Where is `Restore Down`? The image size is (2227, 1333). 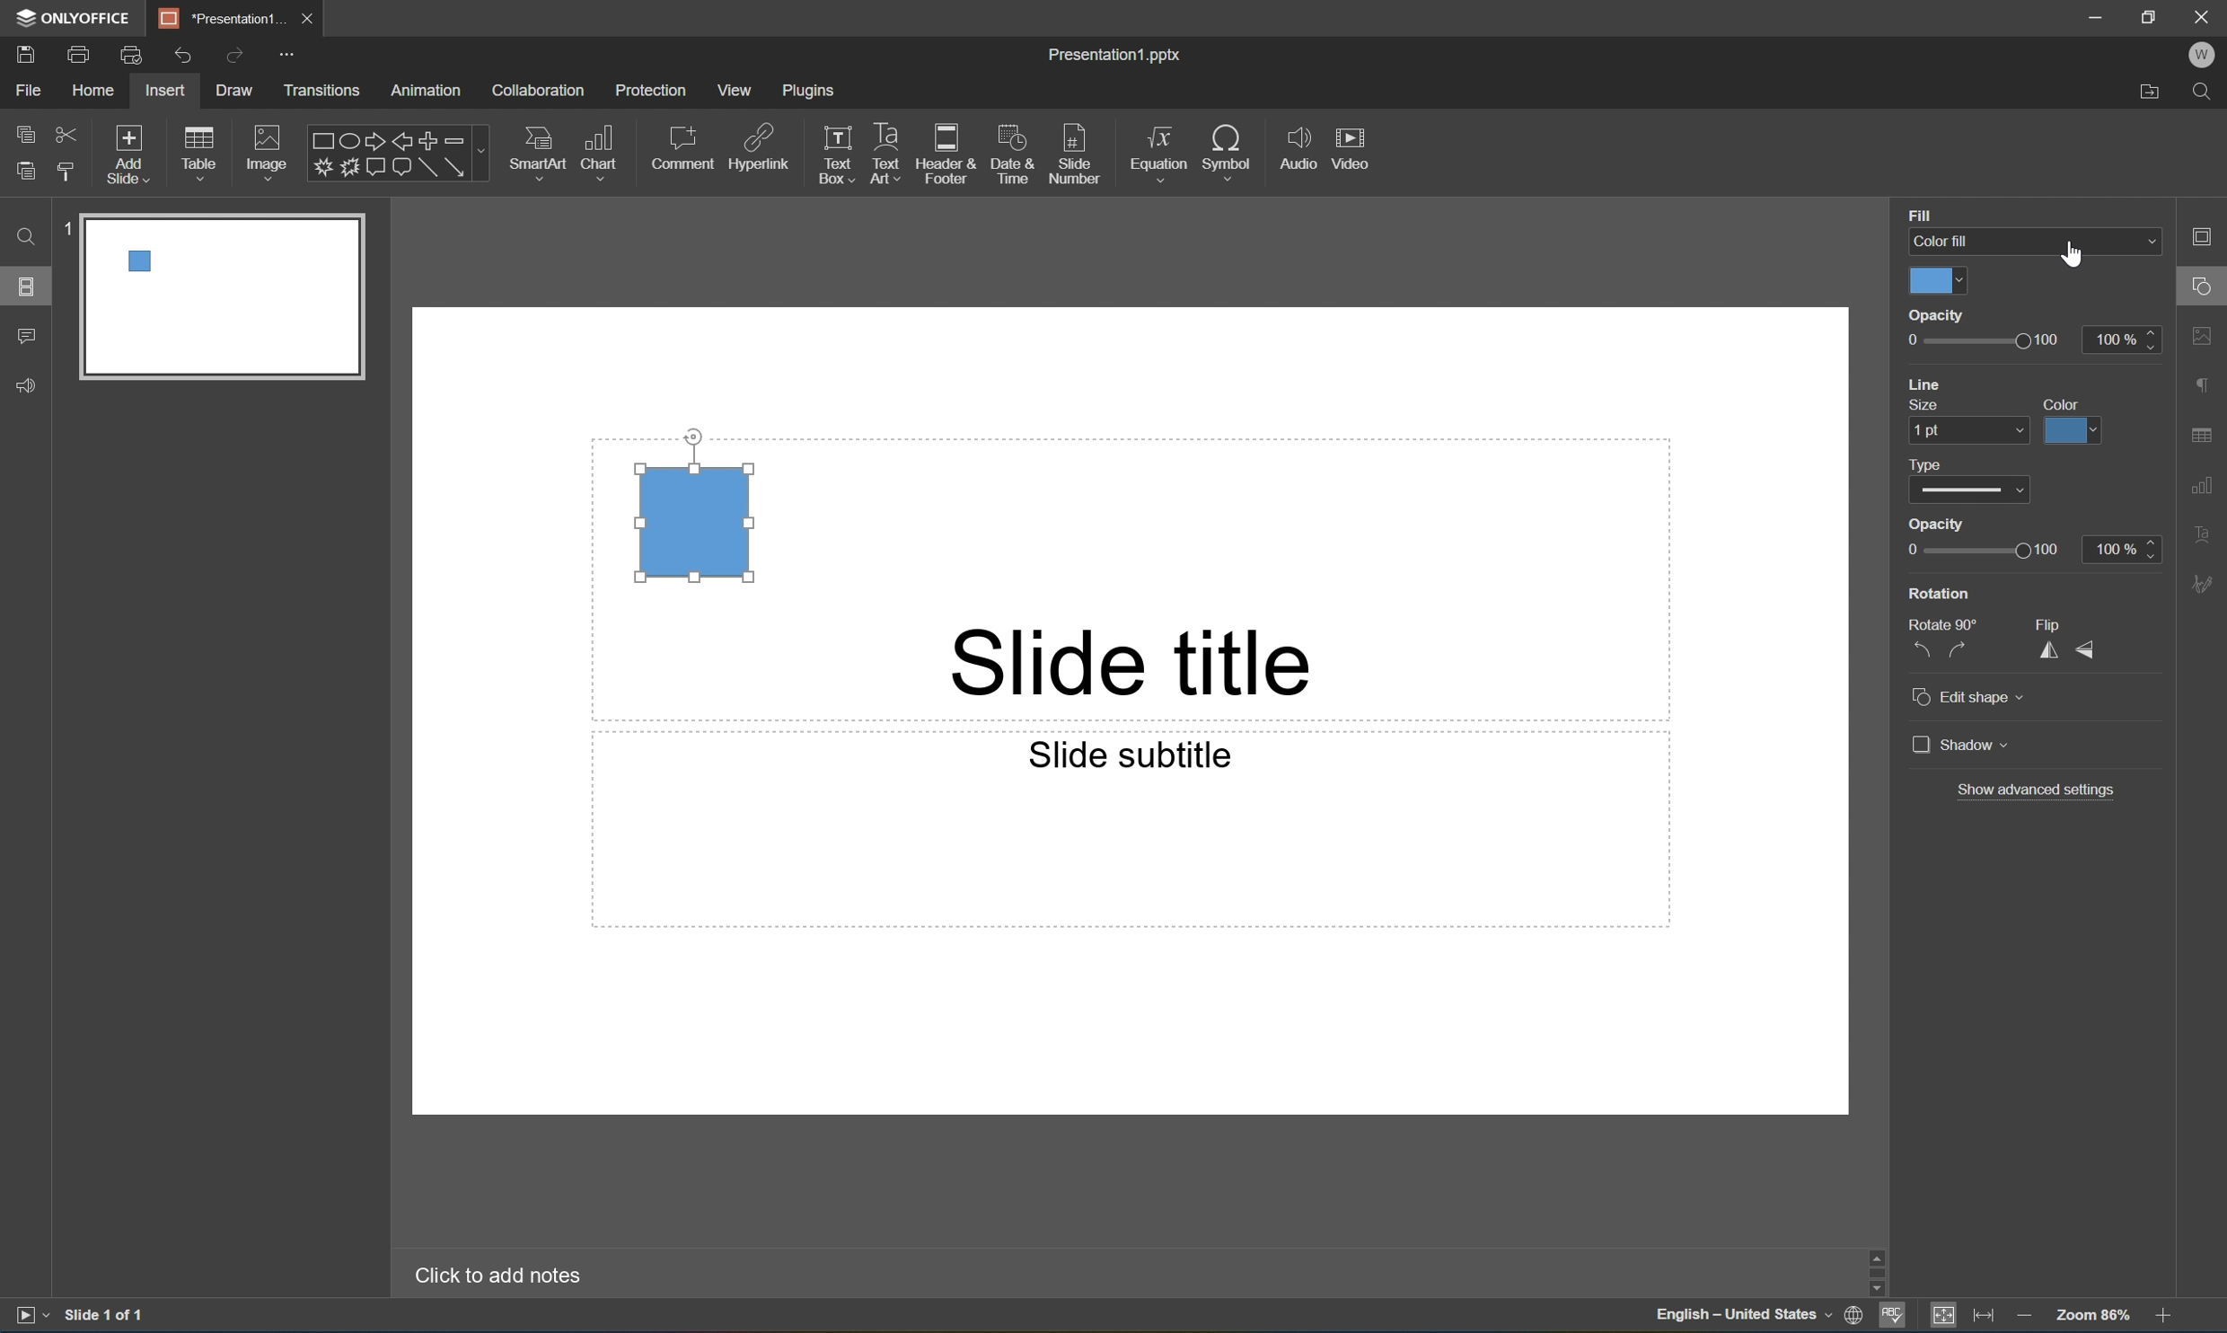
Restore Down is located at coordinates (2151, 13).